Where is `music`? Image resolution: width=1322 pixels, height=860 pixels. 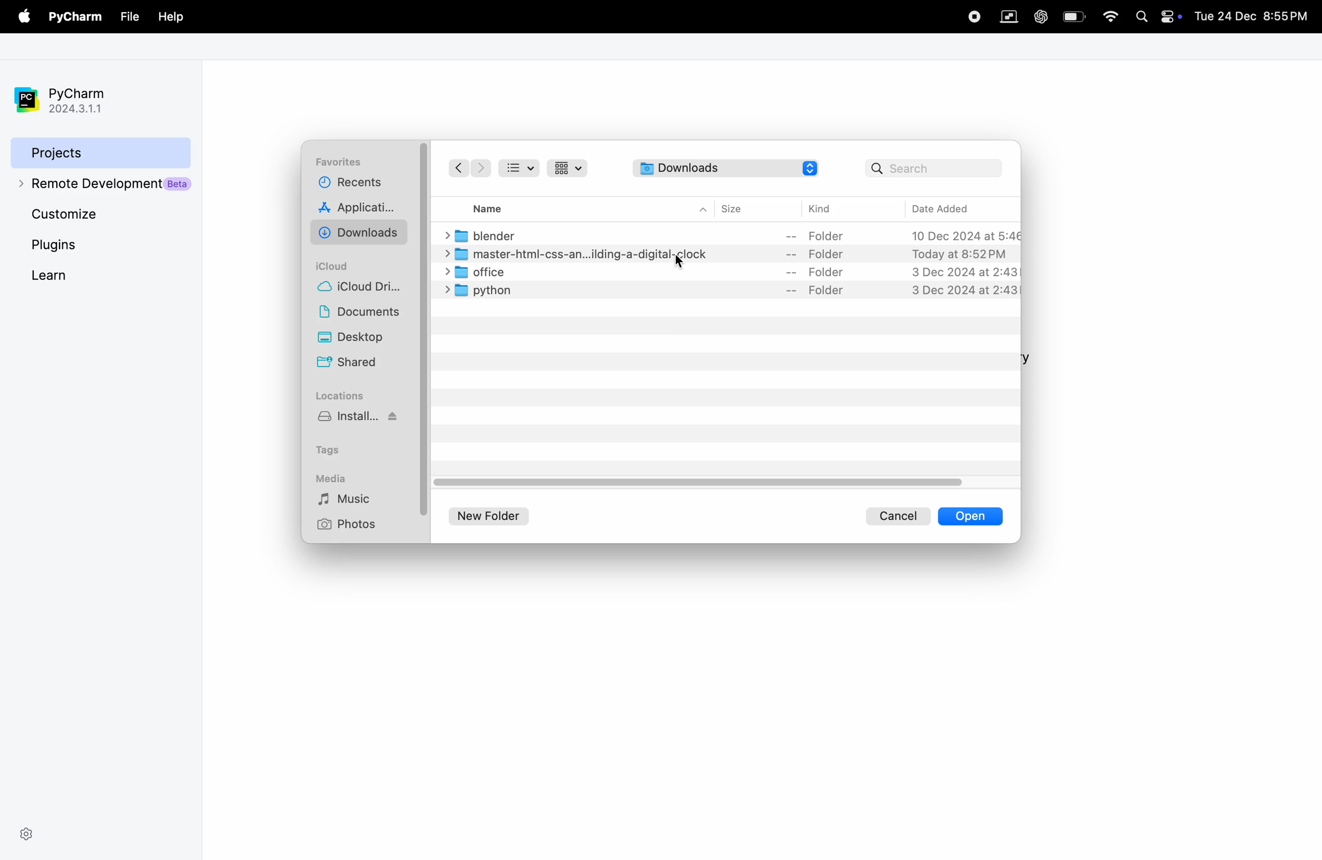
music is located at coordinates (354, 499).